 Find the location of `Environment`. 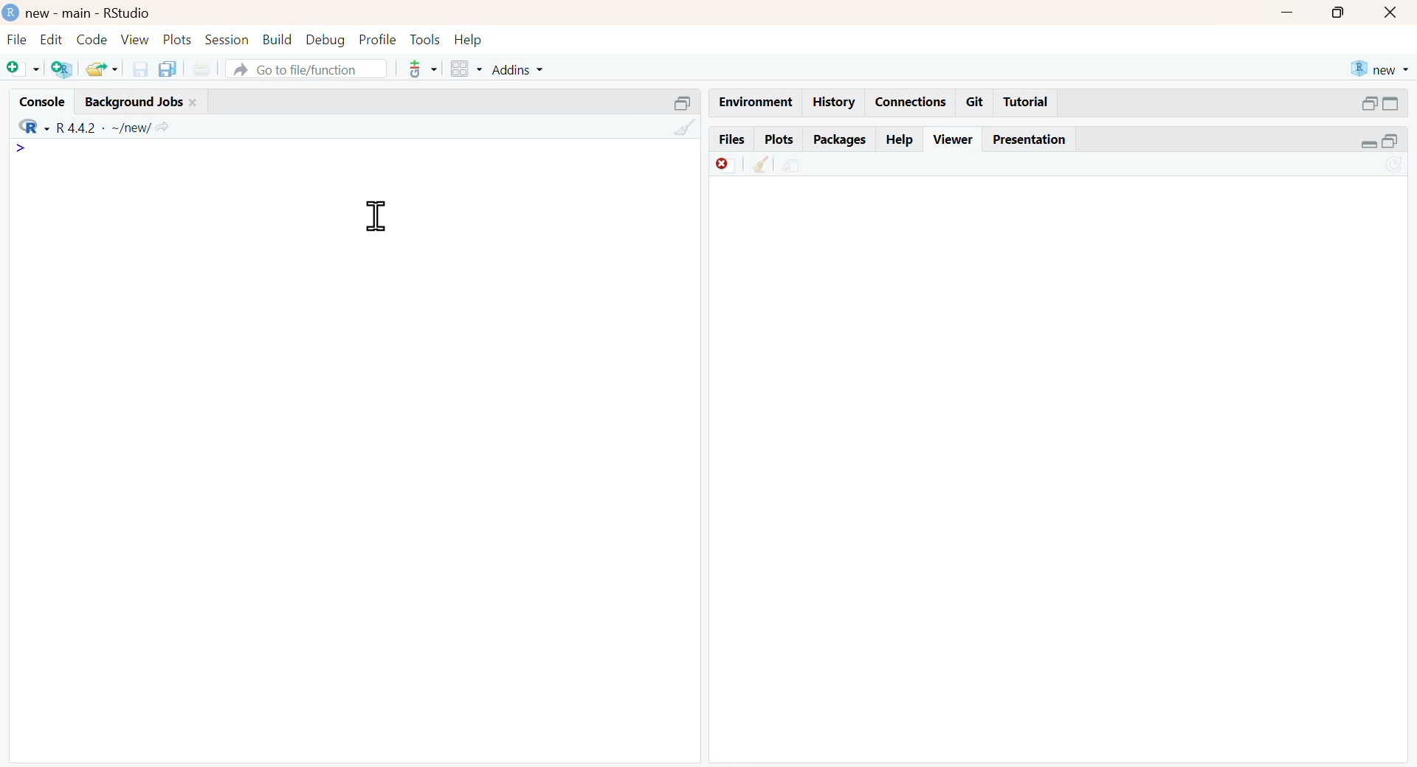

Environment is located at coordinates (754, 101).